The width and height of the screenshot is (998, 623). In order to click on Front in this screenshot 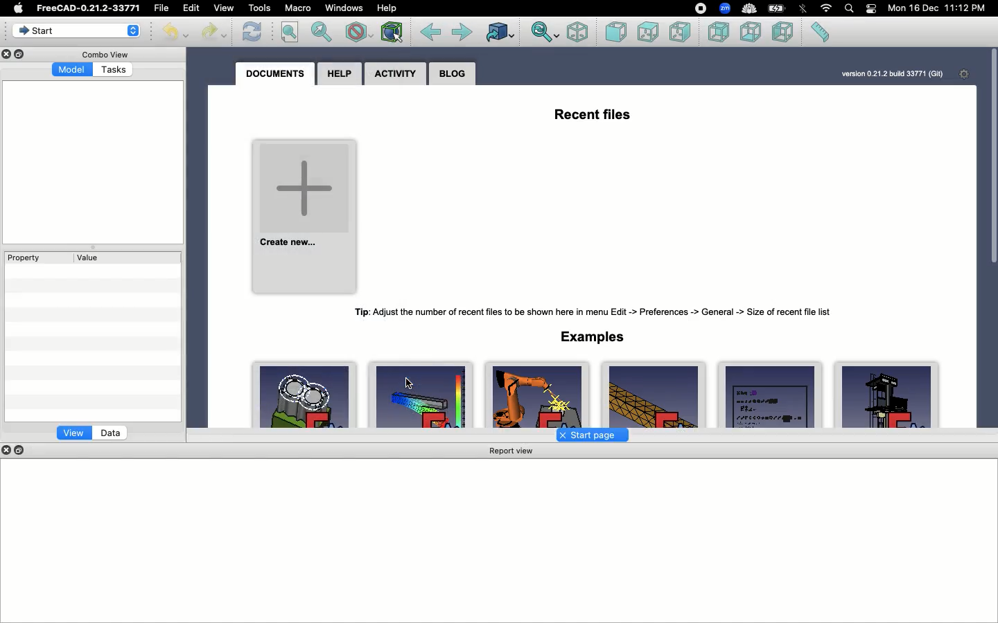, I will do `click(618, 31)`.